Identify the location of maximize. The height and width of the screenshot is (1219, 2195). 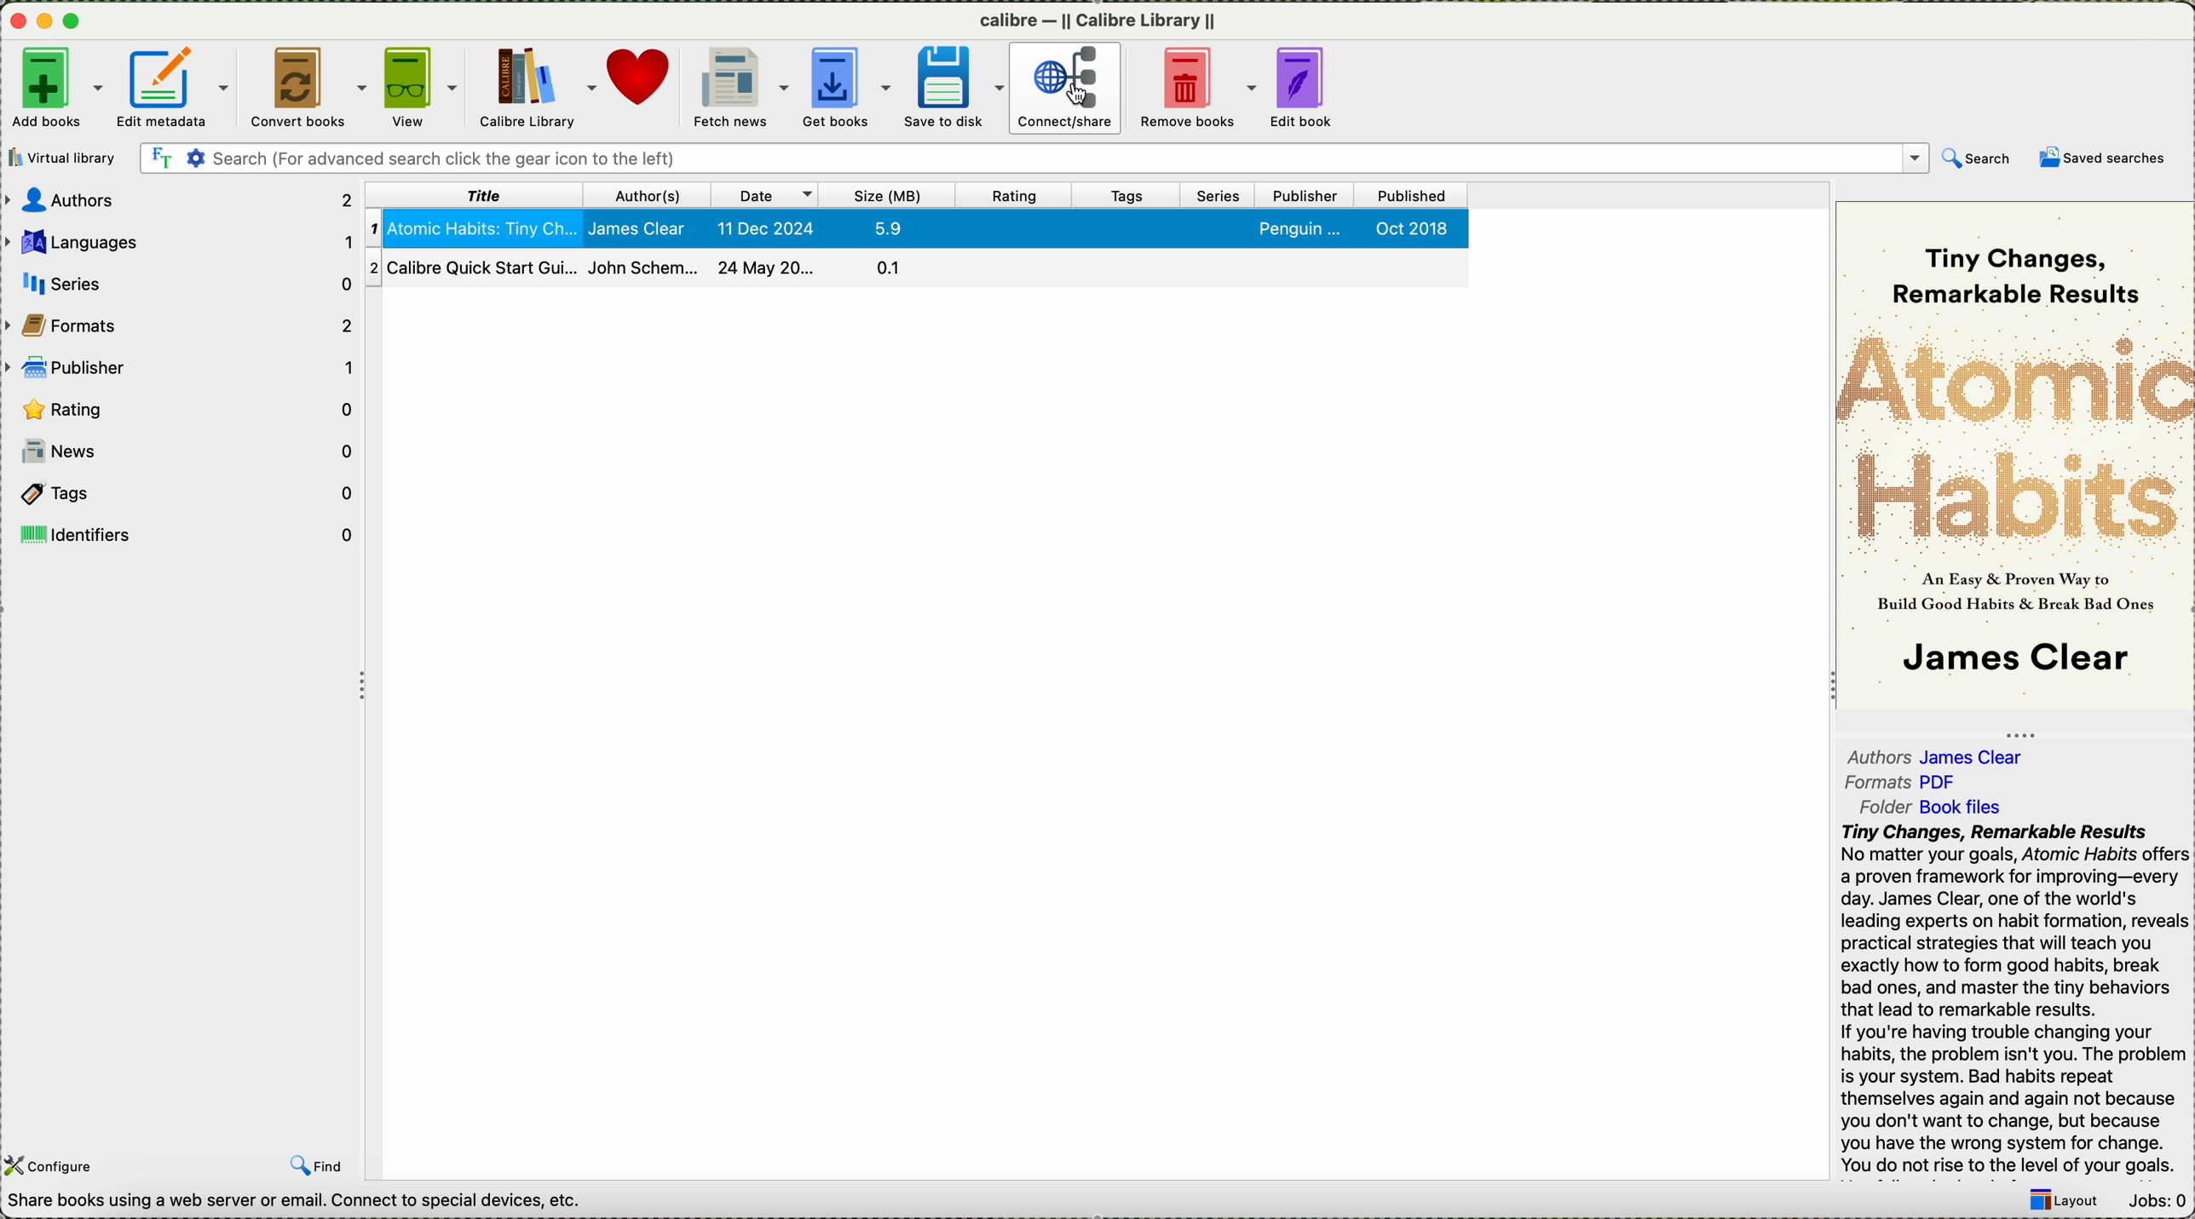
(75, 21).